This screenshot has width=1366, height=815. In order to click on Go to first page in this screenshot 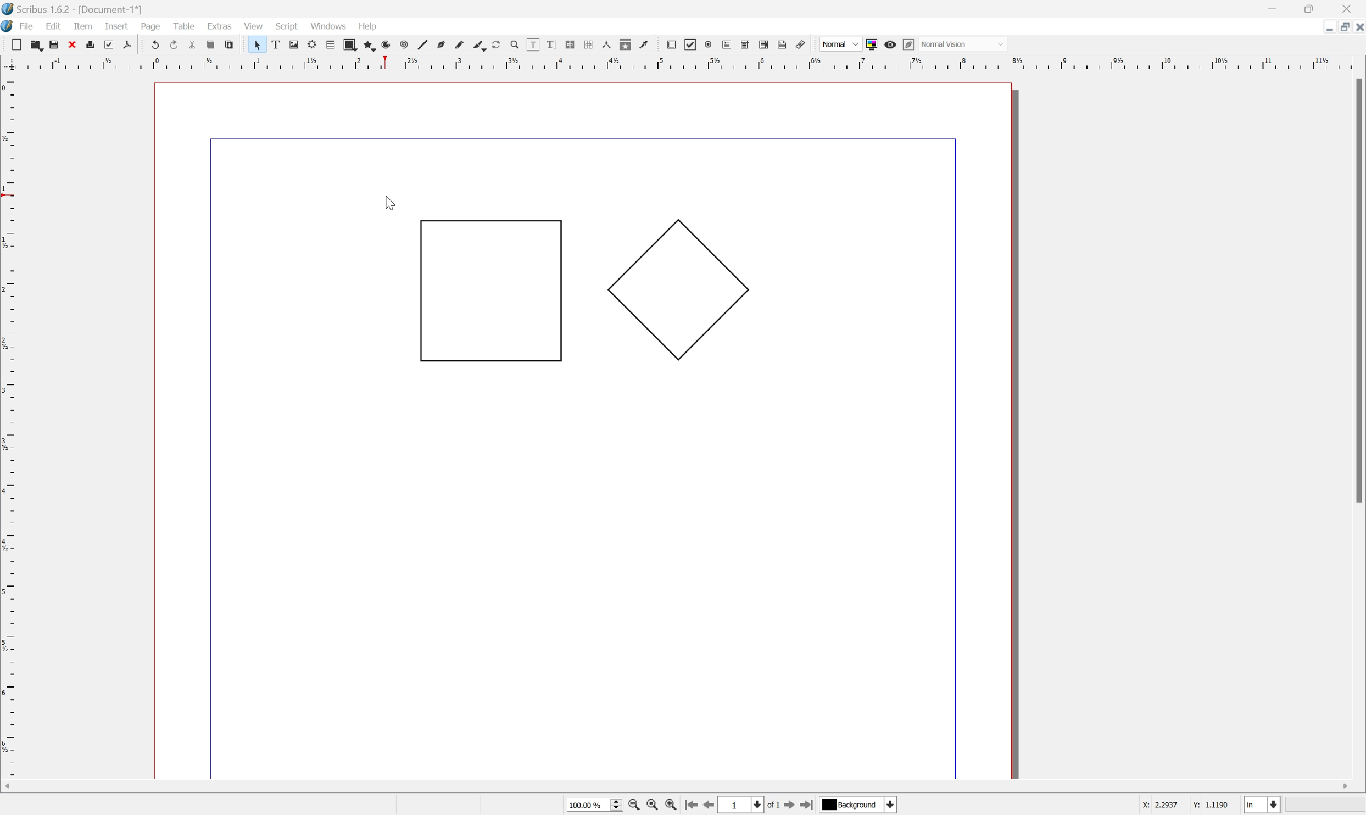, I will do `click(687, 806)`.